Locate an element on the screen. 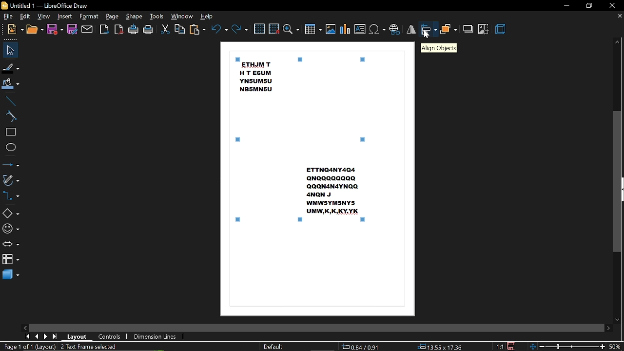  shape is located at coordinates (134, 17).